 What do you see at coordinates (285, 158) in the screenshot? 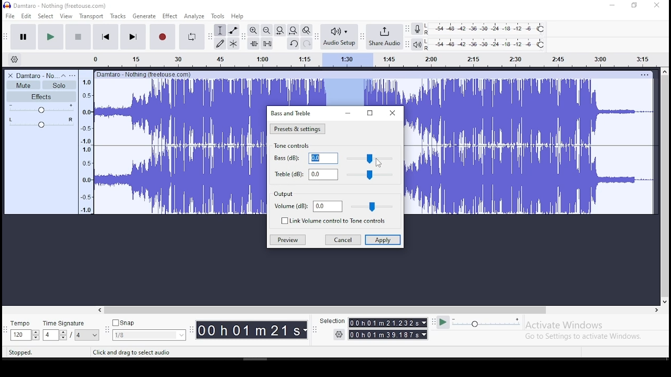
I see `bass(dB)` at bounding box center [285, 158].